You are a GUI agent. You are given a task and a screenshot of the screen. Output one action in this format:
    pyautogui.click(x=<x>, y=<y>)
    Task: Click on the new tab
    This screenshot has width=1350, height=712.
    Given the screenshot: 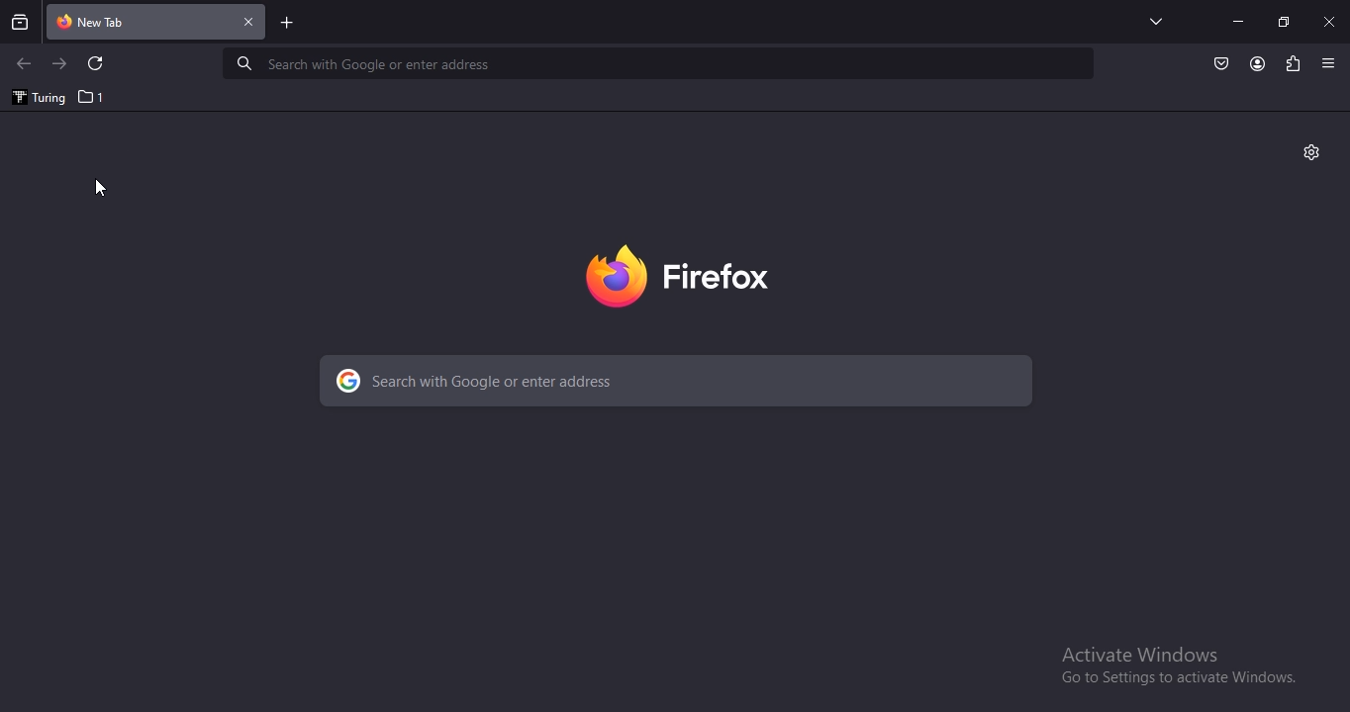 What is the action you would take?
    pyautogui.click(x=288, y=25)
    